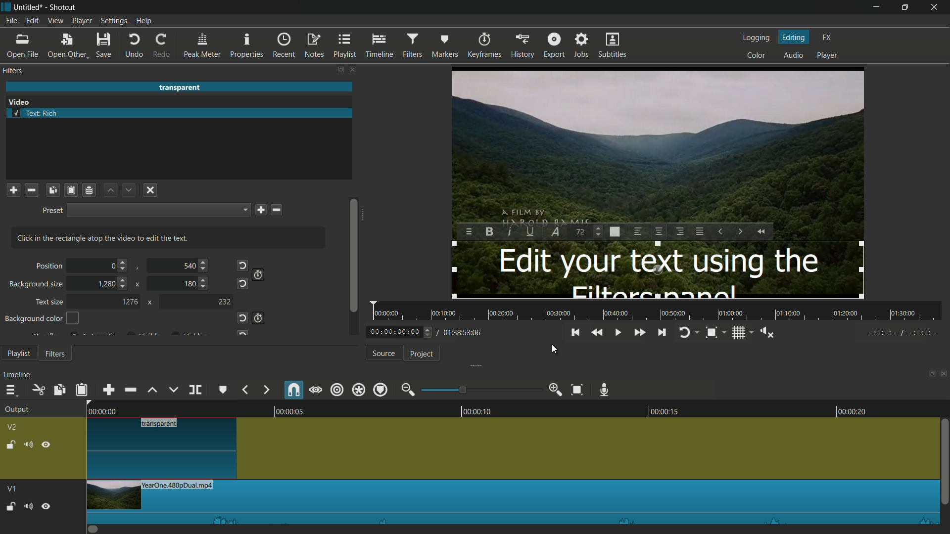 The image size is (950, 534). Describe the element at coordinates (32, 190) in the screenshot. I see `remove a filter` at that location.